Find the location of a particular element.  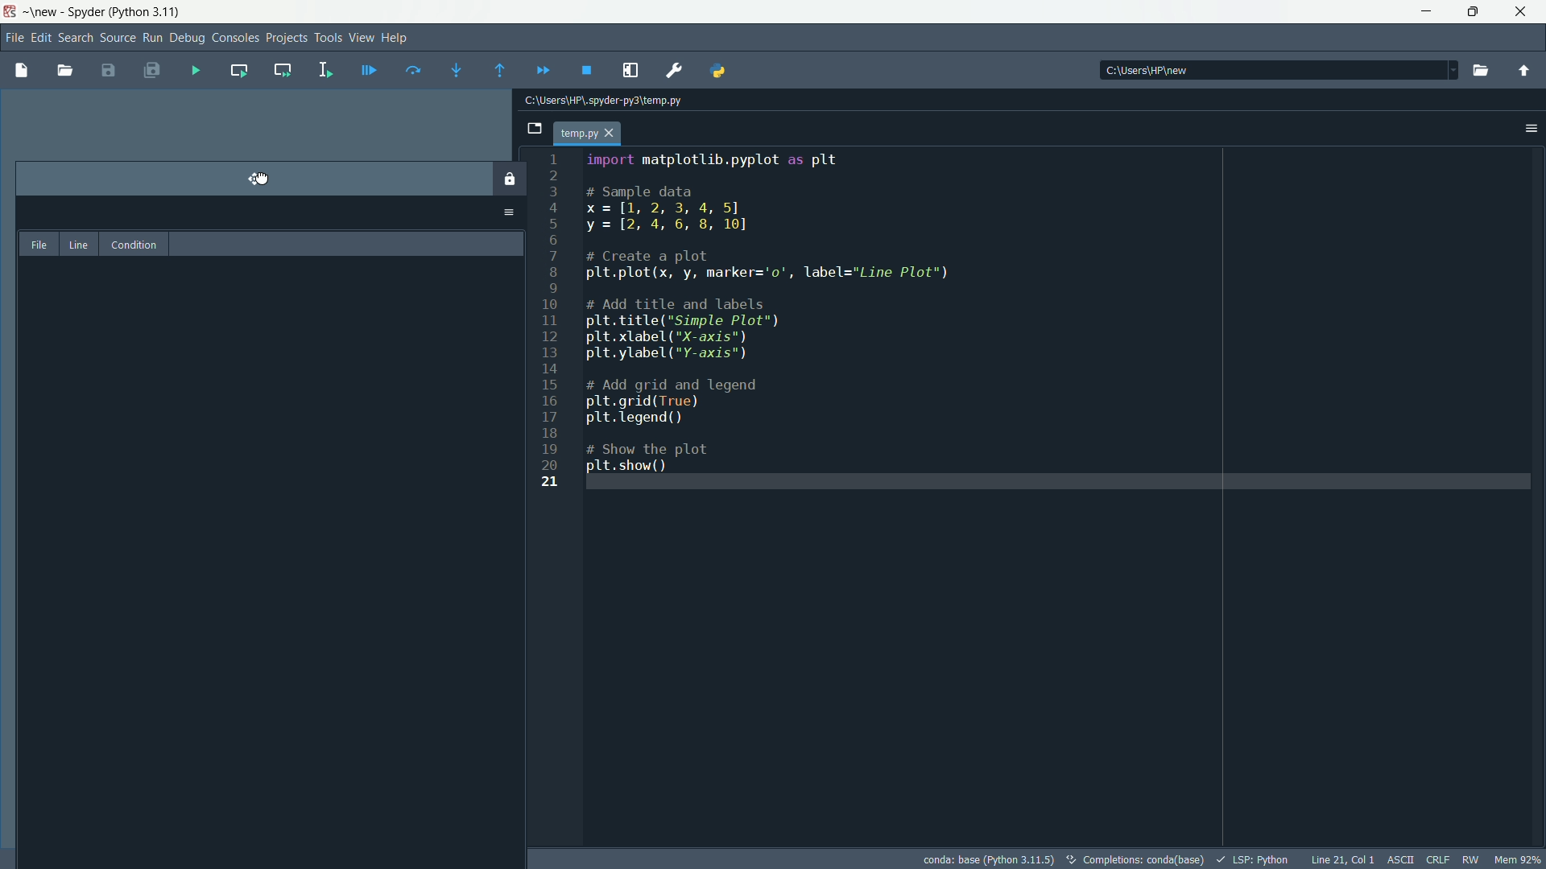

temp.py is located at coordinates (593, 134).